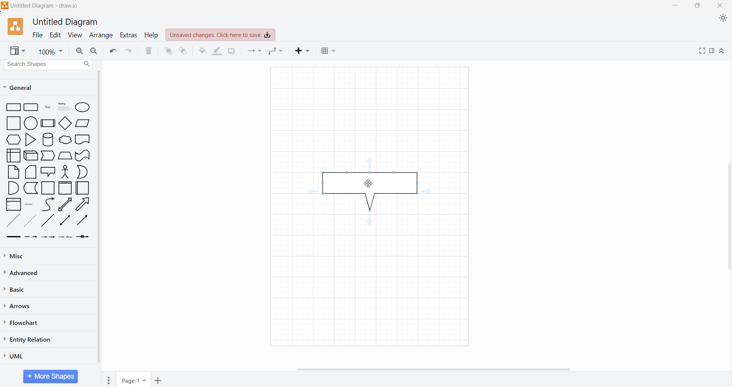 Image resolution: width=732 pixels, height=387 pixels. What do you see at coordinates (83, 139) in the screenshot?
I see `document` at bounding box center [83, 139].